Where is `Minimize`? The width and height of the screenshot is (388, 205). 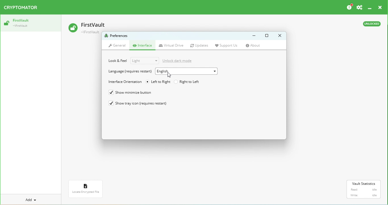 Minimize is located at coordinates (370, 8).